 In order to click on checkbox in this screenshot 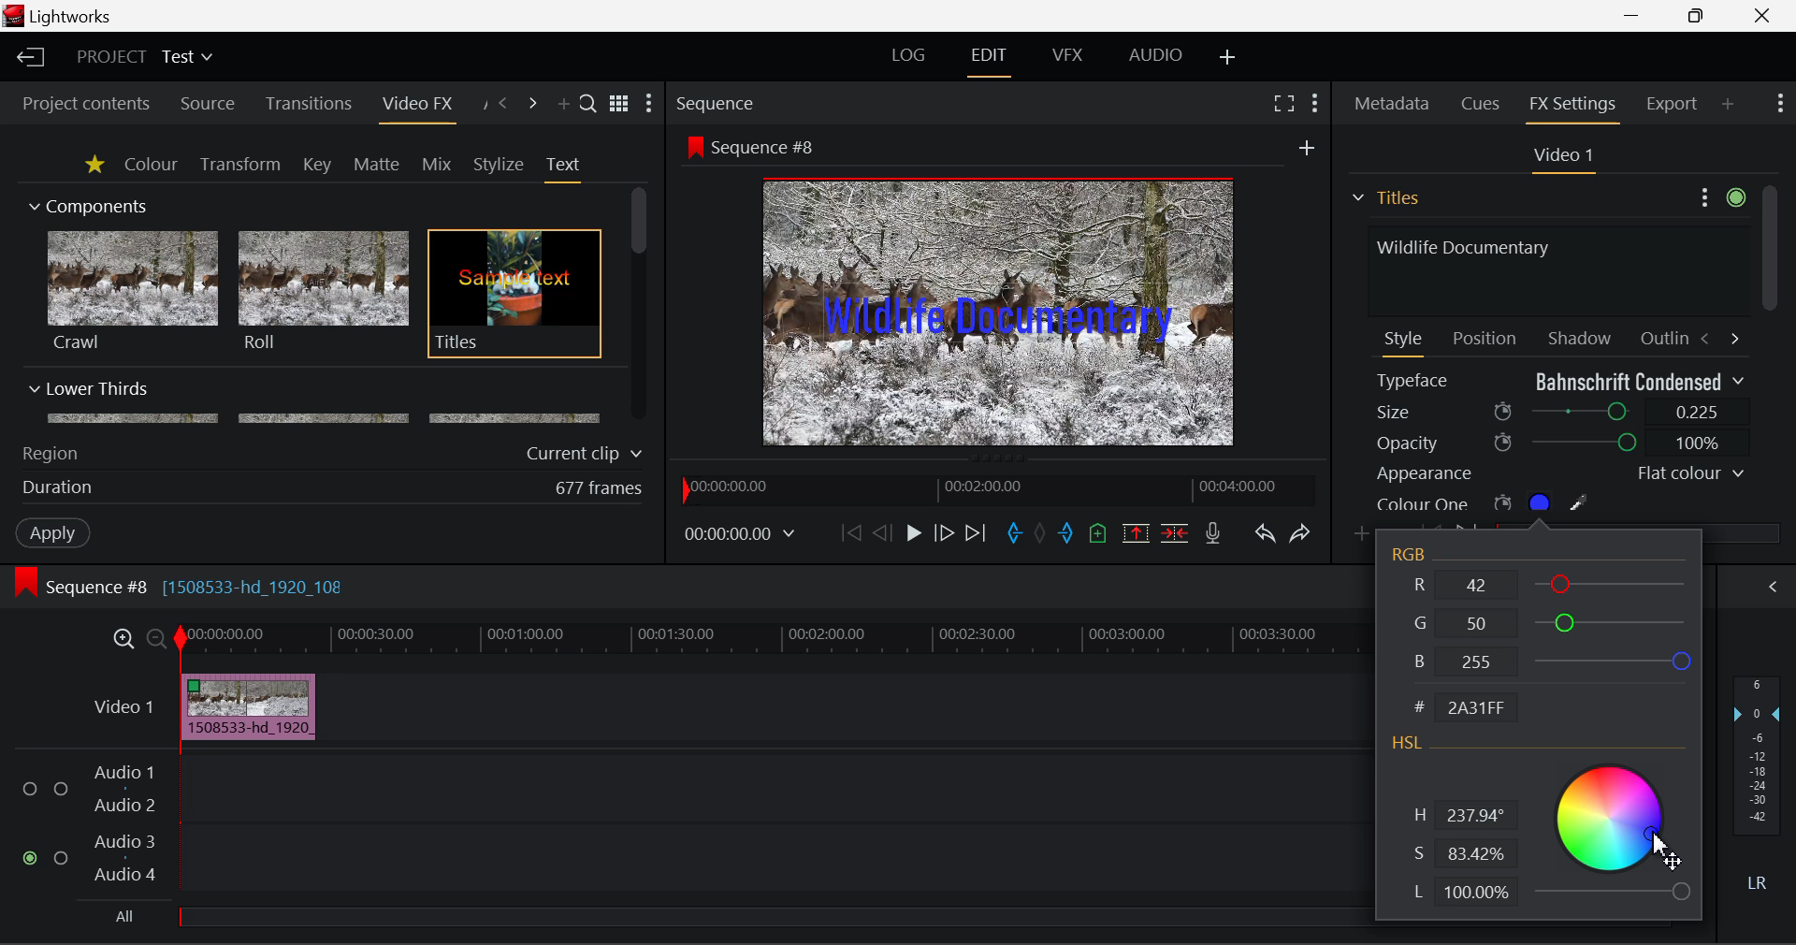, I will do `click(65, 859)`.